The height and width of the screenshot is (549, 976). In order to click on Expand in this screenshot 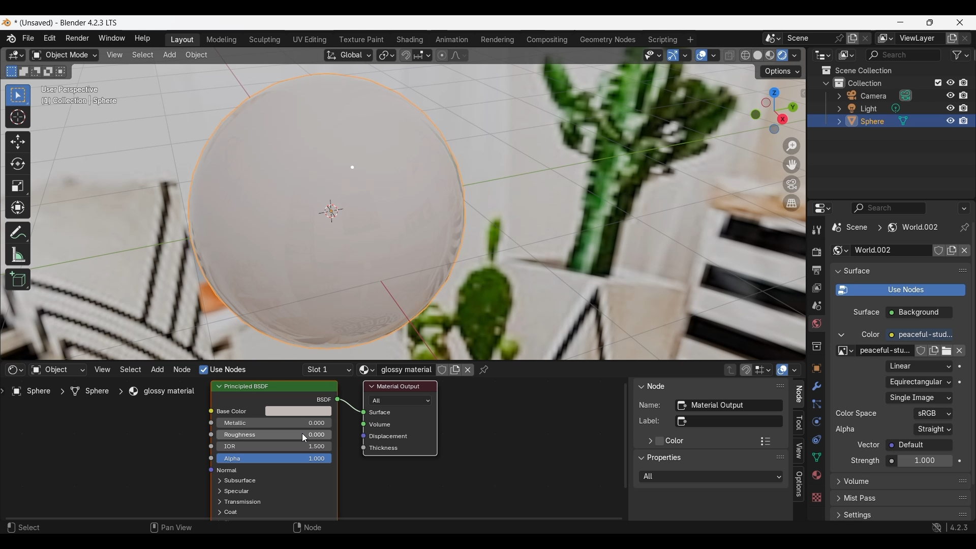, I will do `click(649, 441)`.